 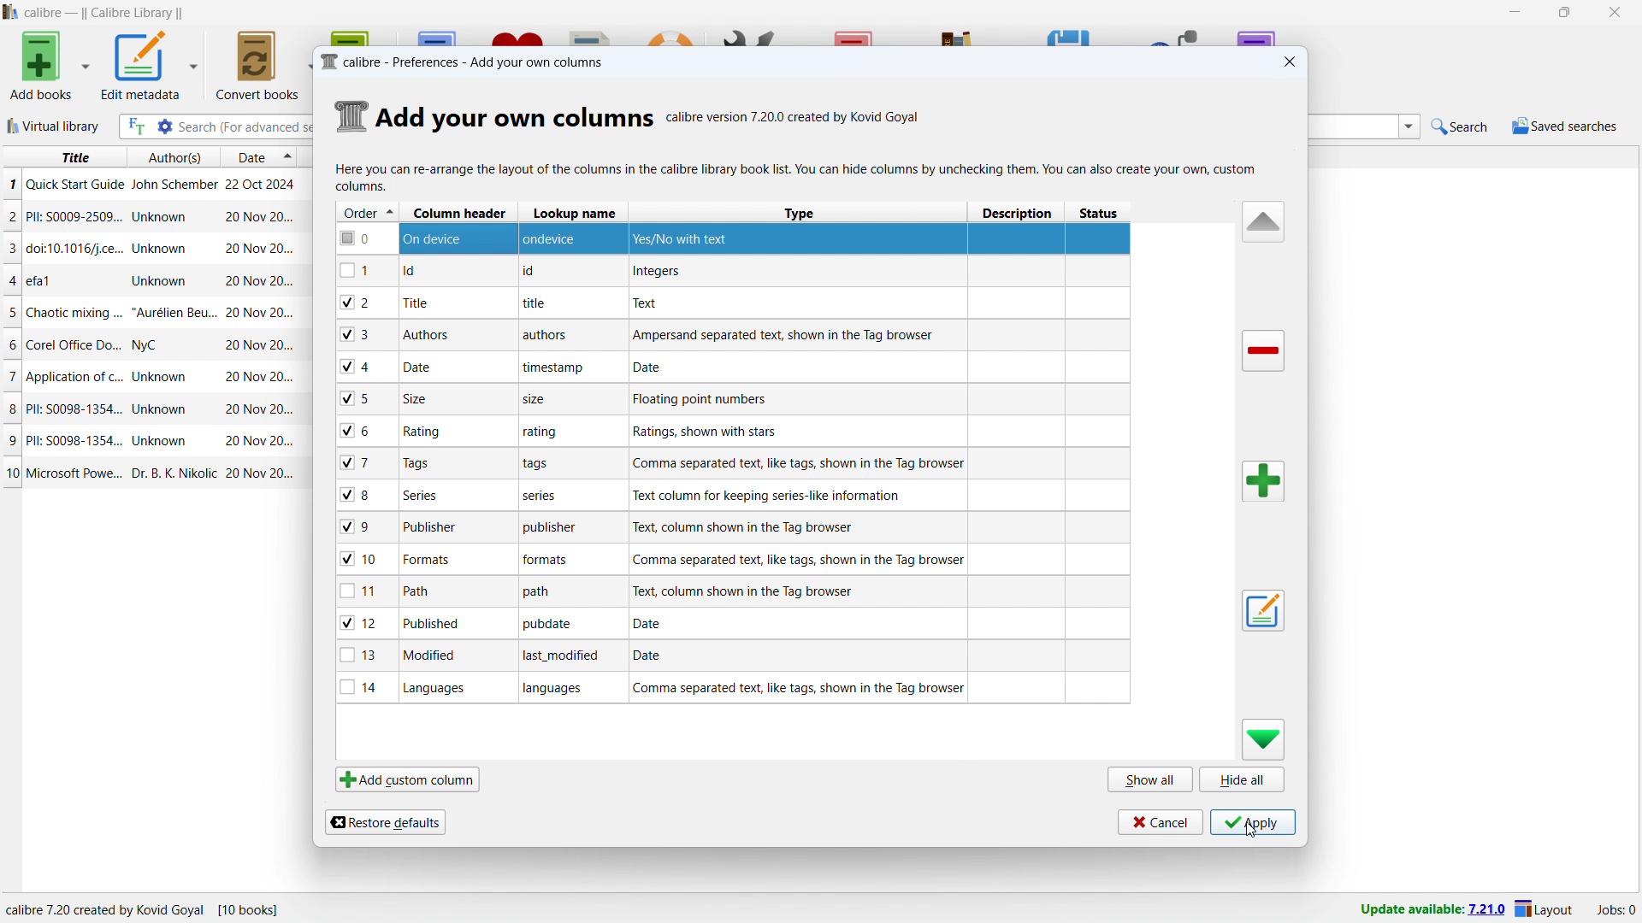 I want to click on Vv 4 Date timestamp Date, so click(x=734, y=366).